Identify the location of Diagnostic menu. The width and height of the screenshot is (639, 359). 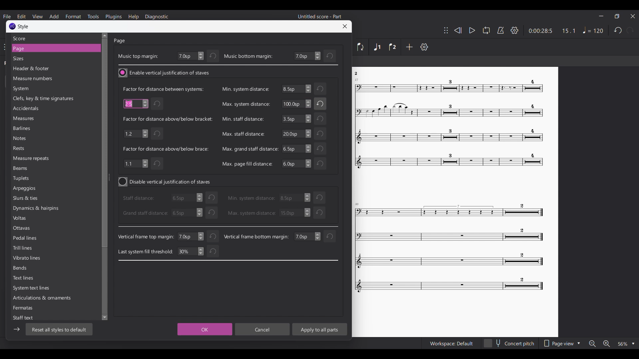
(157, 17).